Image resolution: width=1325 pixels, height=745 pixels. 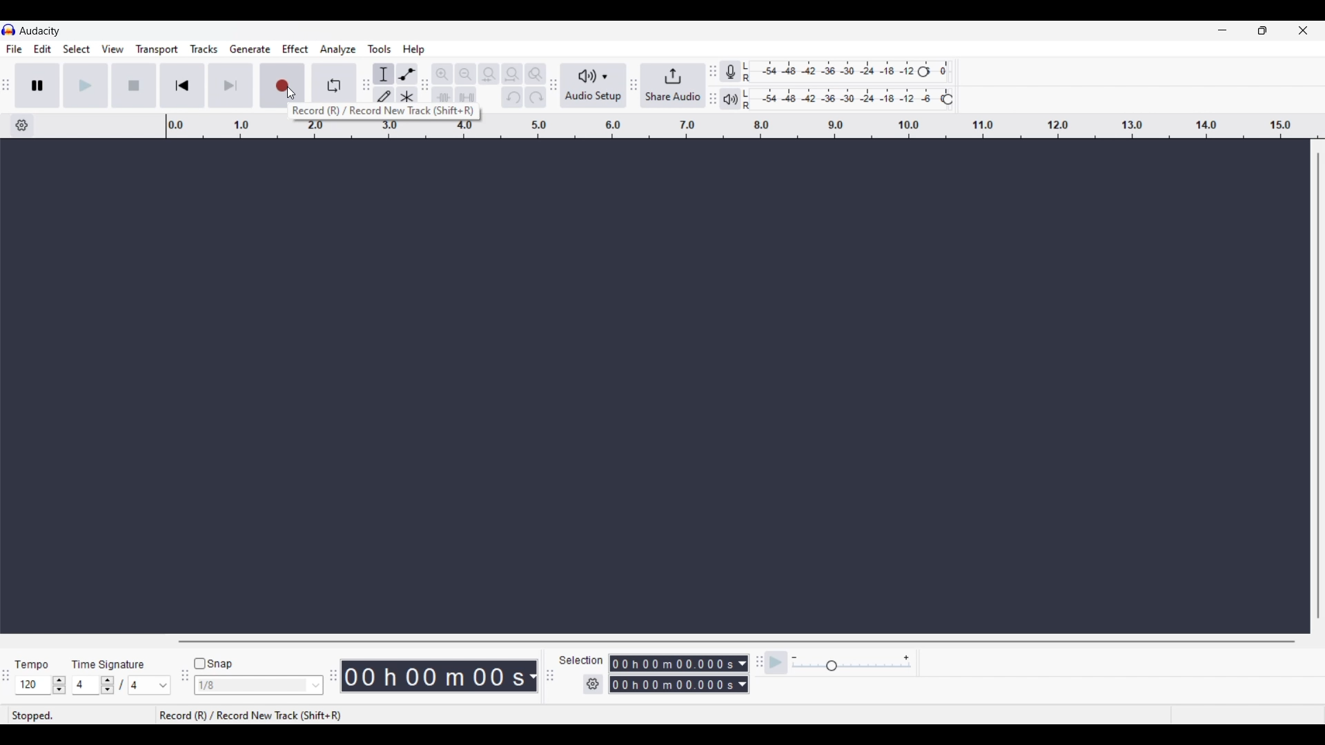 I want to click on Horizontal slide bar, so click(x=736, y=642).